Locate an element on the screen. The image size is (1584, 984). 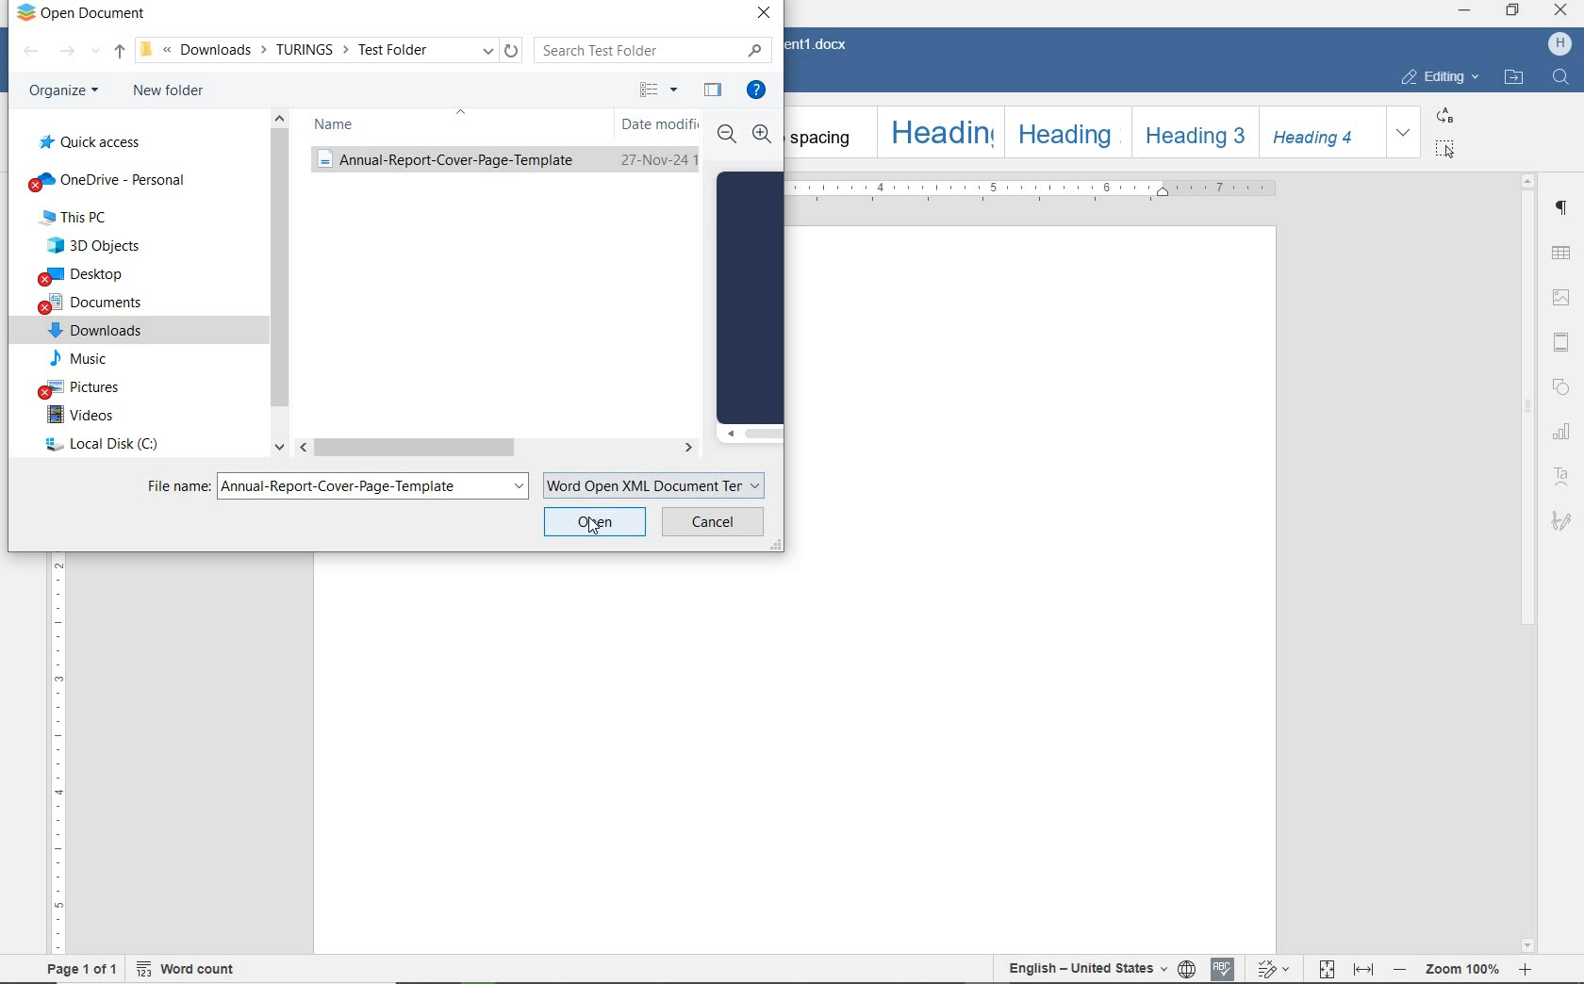
signature is located at coordinates (1559, 520).